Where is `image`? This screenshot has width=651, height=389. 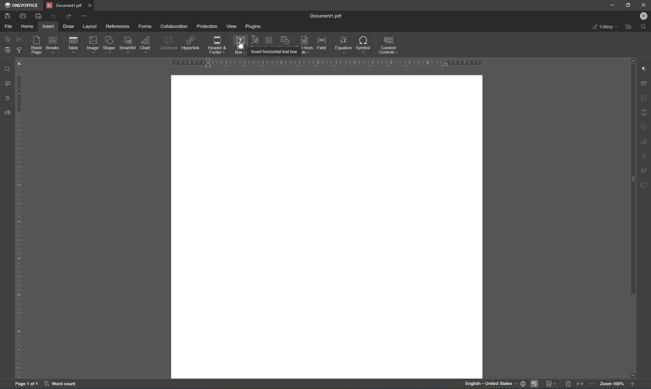 image is located at coordinates (93, 44).